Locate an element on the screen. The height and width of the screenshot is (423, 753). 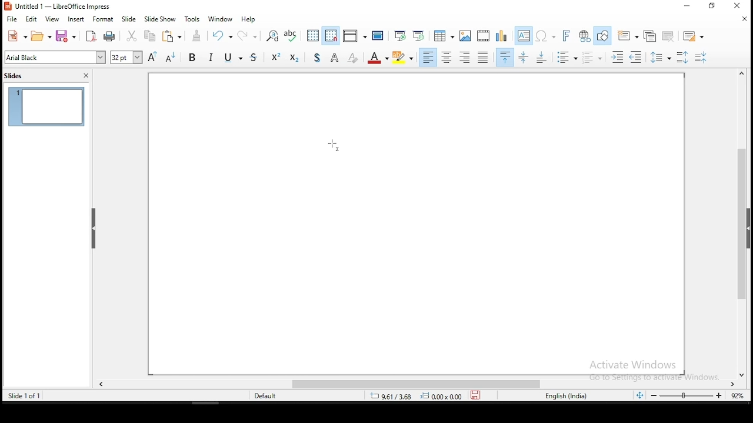
icon and file name is located at coordinates (62, 6).